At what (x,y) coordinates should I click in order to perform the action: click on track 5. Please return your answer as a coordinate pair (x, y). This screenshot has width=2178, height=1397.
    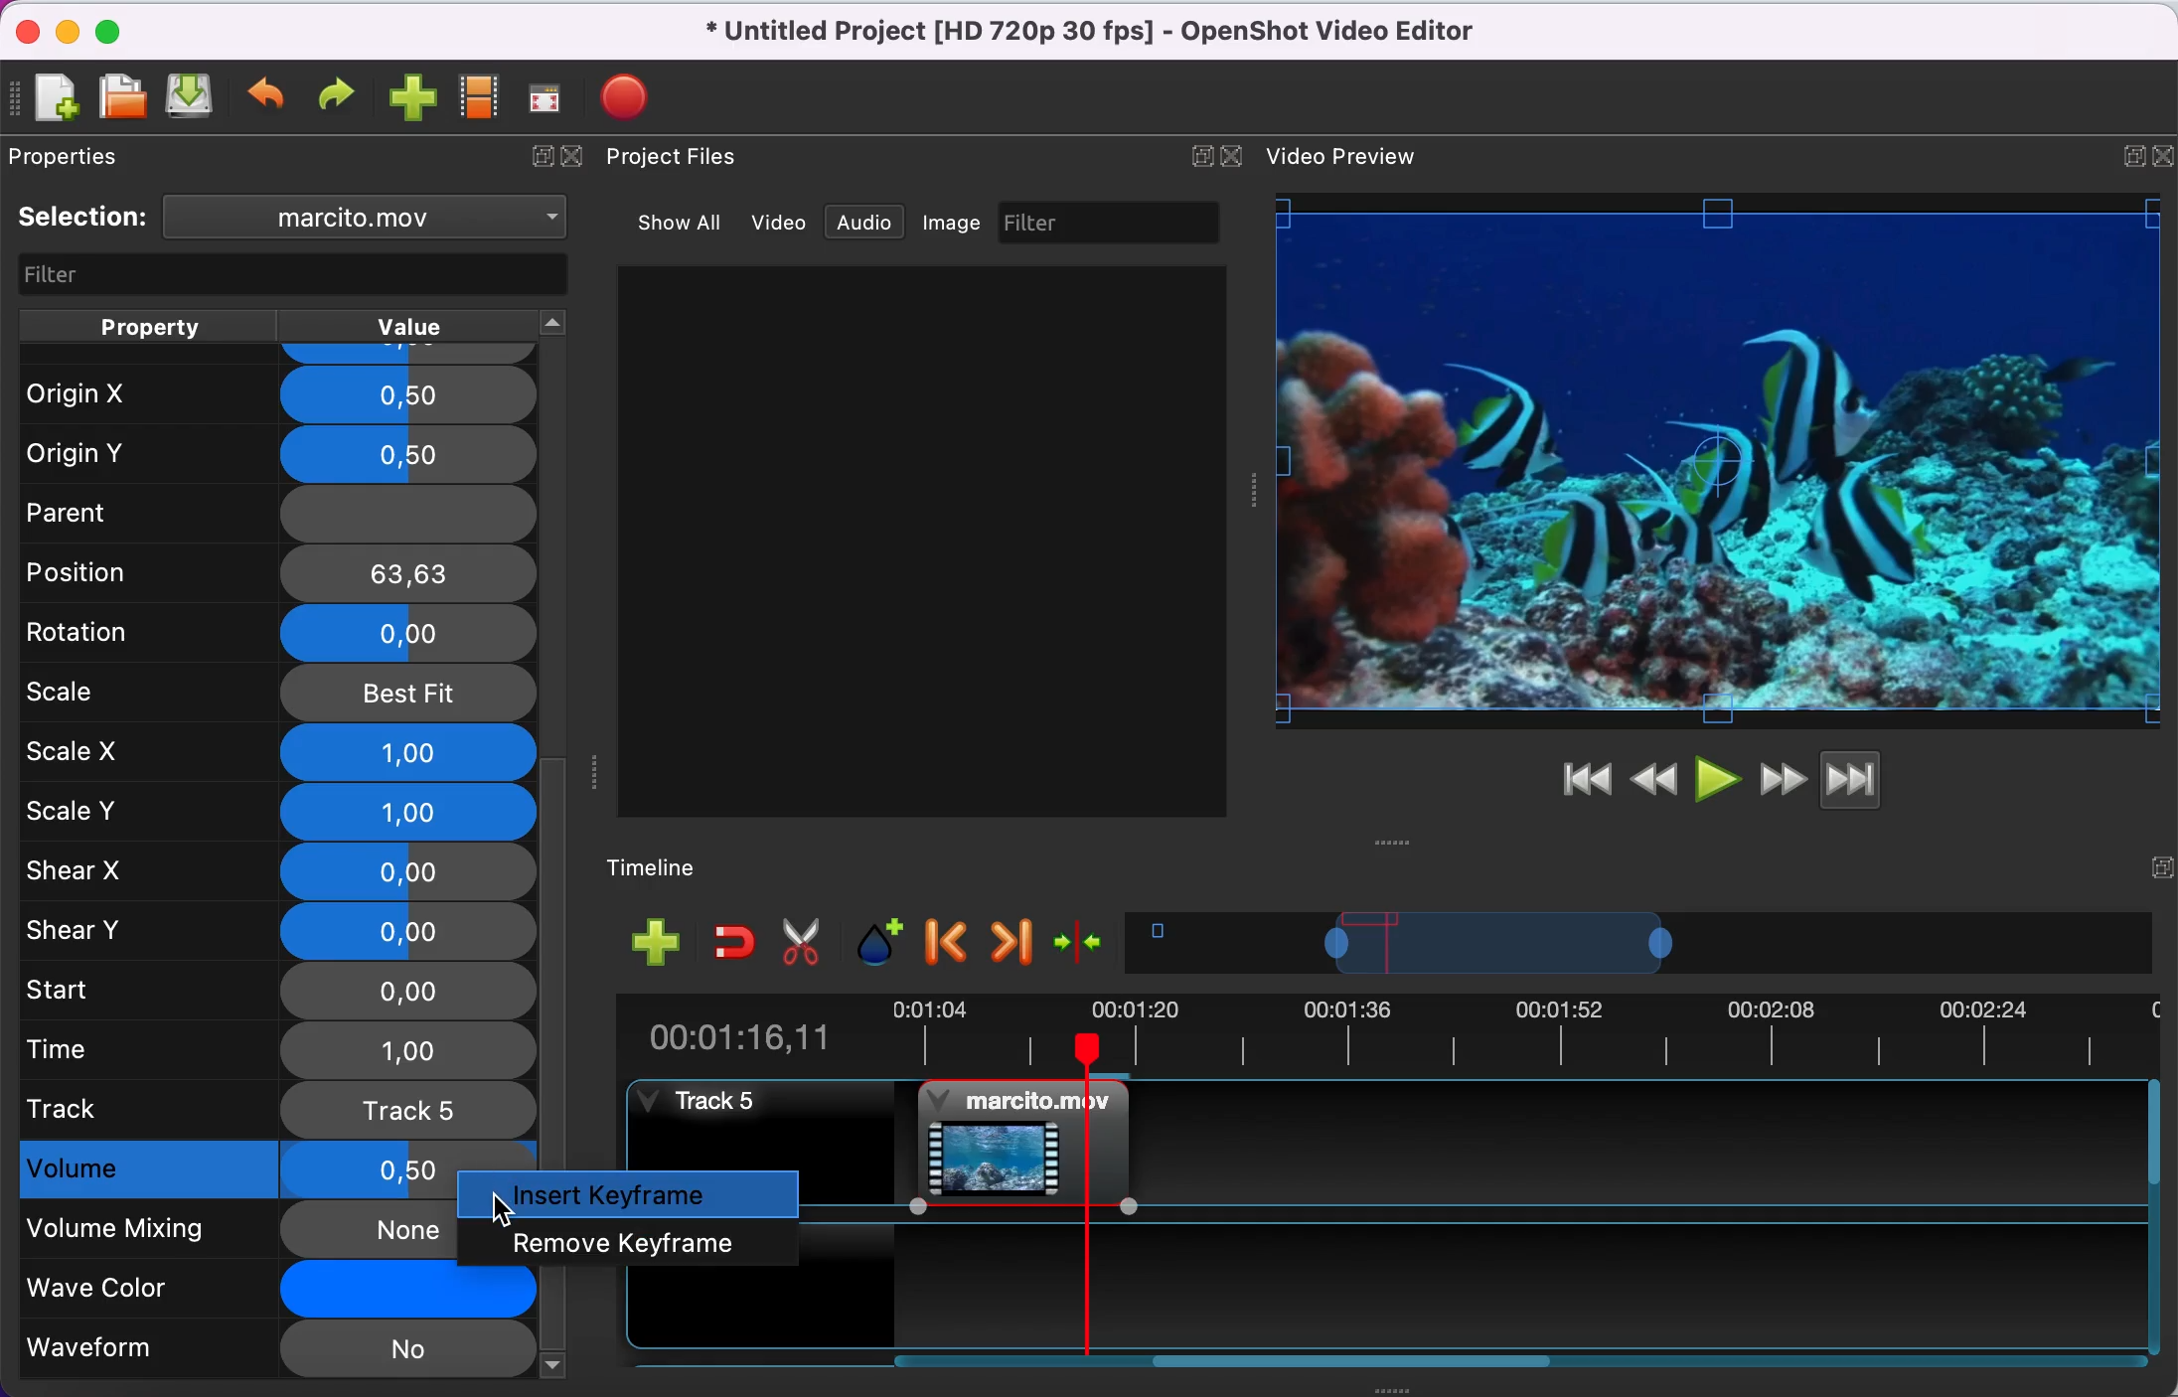
    Looking at the image, I should click on (276, 1109).